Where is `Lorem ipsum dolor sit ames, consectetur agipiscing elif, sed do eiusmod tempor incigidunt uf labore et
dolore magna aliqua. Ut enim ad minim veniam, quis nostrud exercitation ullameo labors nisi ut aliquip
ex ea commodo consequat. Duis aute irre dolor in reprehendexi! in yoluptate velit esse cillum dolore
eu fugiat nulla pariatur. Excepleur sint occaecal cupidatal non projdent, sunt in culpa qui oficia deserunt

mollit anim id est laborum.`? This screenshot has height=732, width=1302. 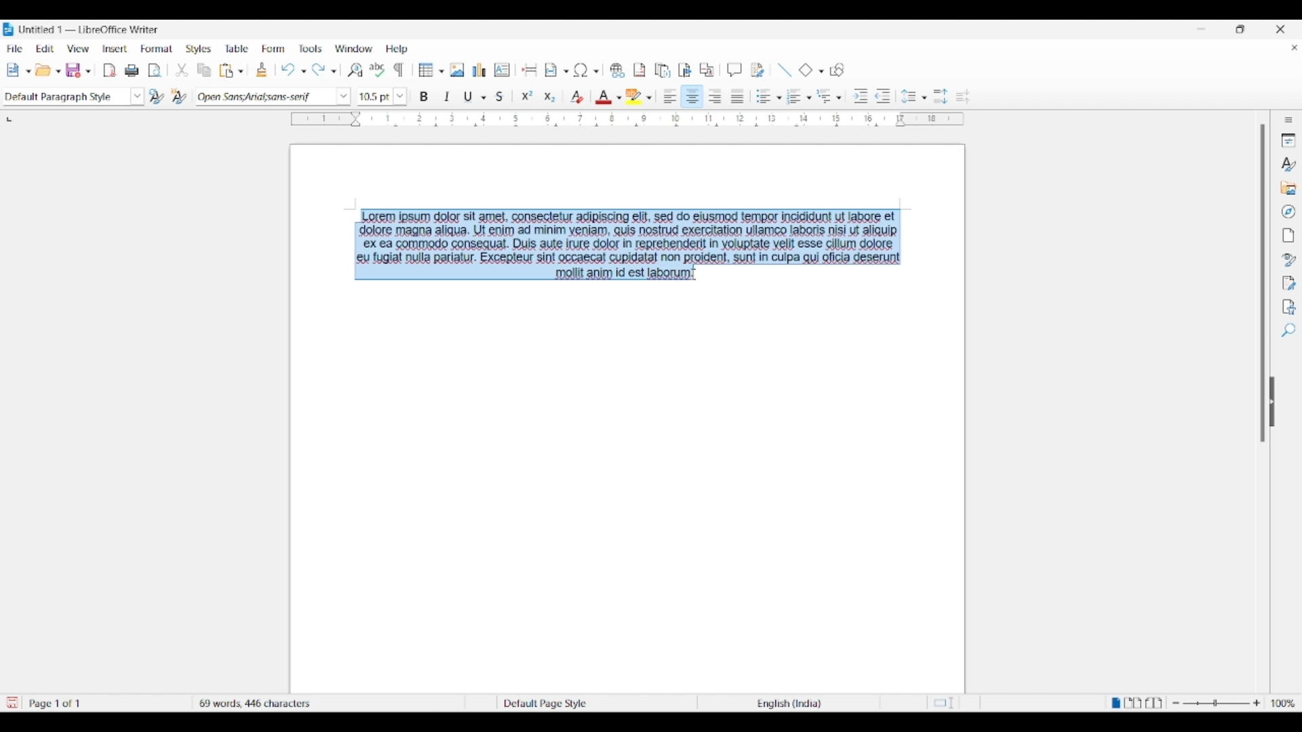 Lorem ipsum dolor sit ames, consectetur agipiscing elif, sed do eiusmod tempor incigidunt uf labore et
dolore magna aliqua. Ut enim ad minim veniam, quis nostrud exercitation ullameo labors nisi ut aliquip
ex ea commodo consequat. Duis aute irre dolor in reprehendexi! in yoluptate velit esse cillum dolore
eu fugiat nulla pariatur. Excepleur sint occaecal cupidatal non projdent, sunt in culpa qui oficia deserunt

mollit anim id est laborum. is located at coordinates (635, 245).